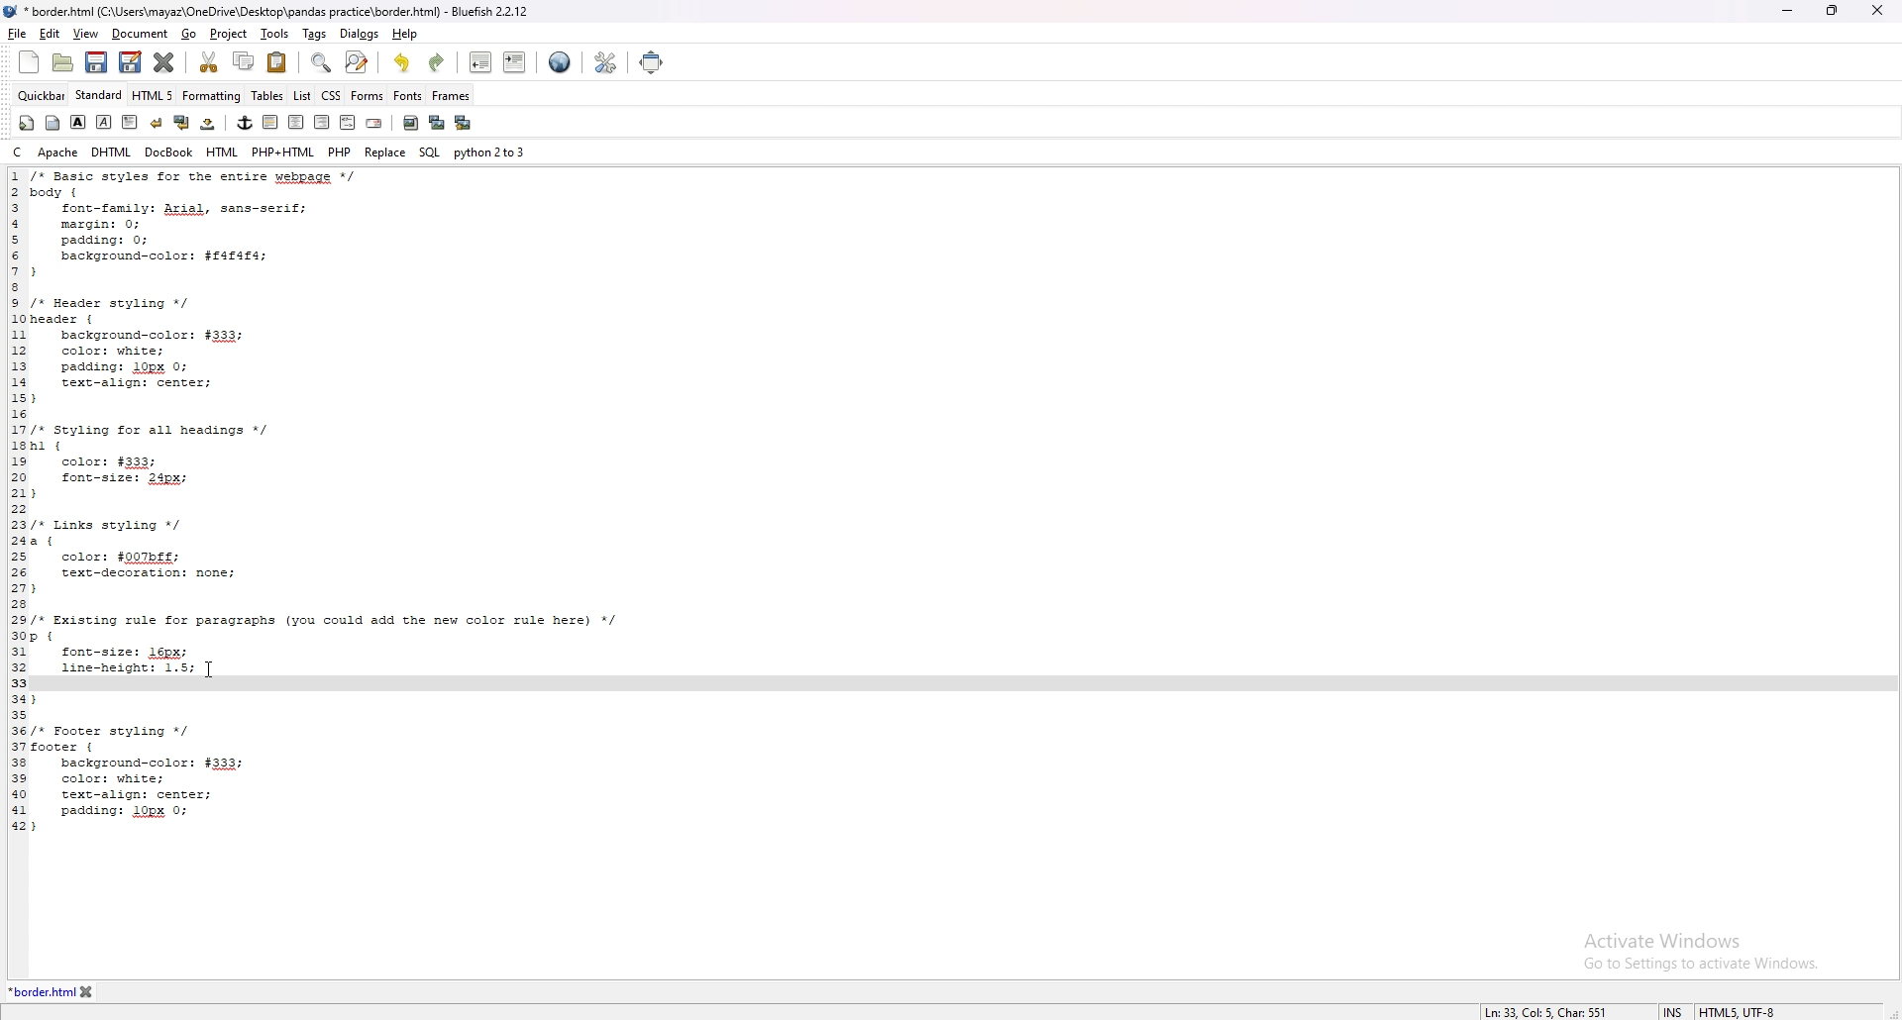 This screenshot has width=1902, height=1020. Describe the element at coordinates (296, 122) in the screenshot. I see `center` at that location.